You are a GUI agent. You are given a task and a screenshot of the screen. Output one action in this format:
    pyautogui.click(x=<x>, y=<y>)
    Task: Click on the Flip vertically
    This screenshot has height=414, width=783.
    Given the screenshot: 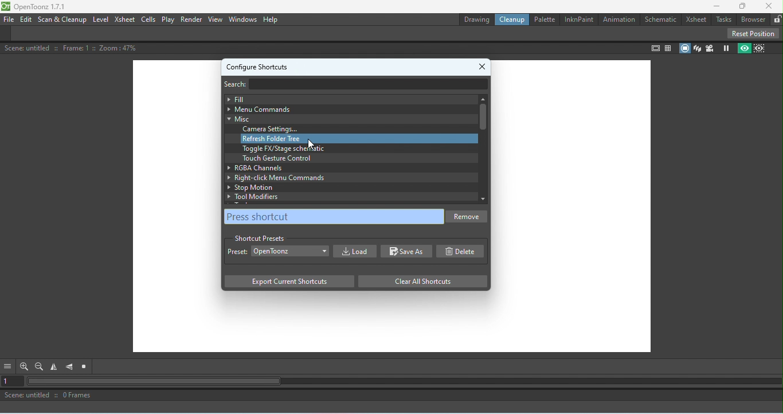 What is the action you would take?
    pyautogui.click(x=70, y=367)
    